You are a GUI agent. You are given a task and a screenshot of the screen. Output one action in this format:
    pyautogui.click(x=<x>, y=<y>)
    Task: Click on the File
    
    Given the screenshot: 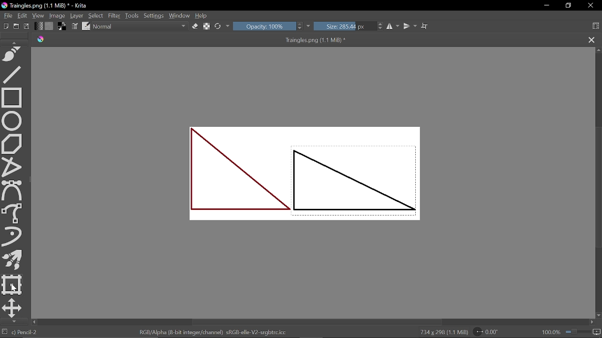 What is the action you would take?
    pyautogui.click(x=7, y=15)
    